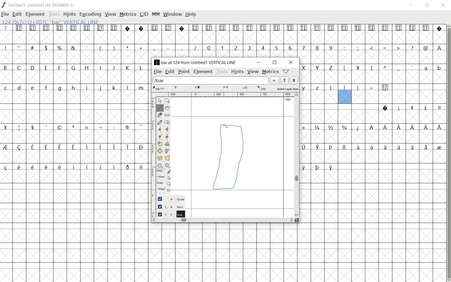  What do you see at coordinates (159, 165) in the screenshot?
I see `rectangle or ellipse` at bounding box center [159, 165].